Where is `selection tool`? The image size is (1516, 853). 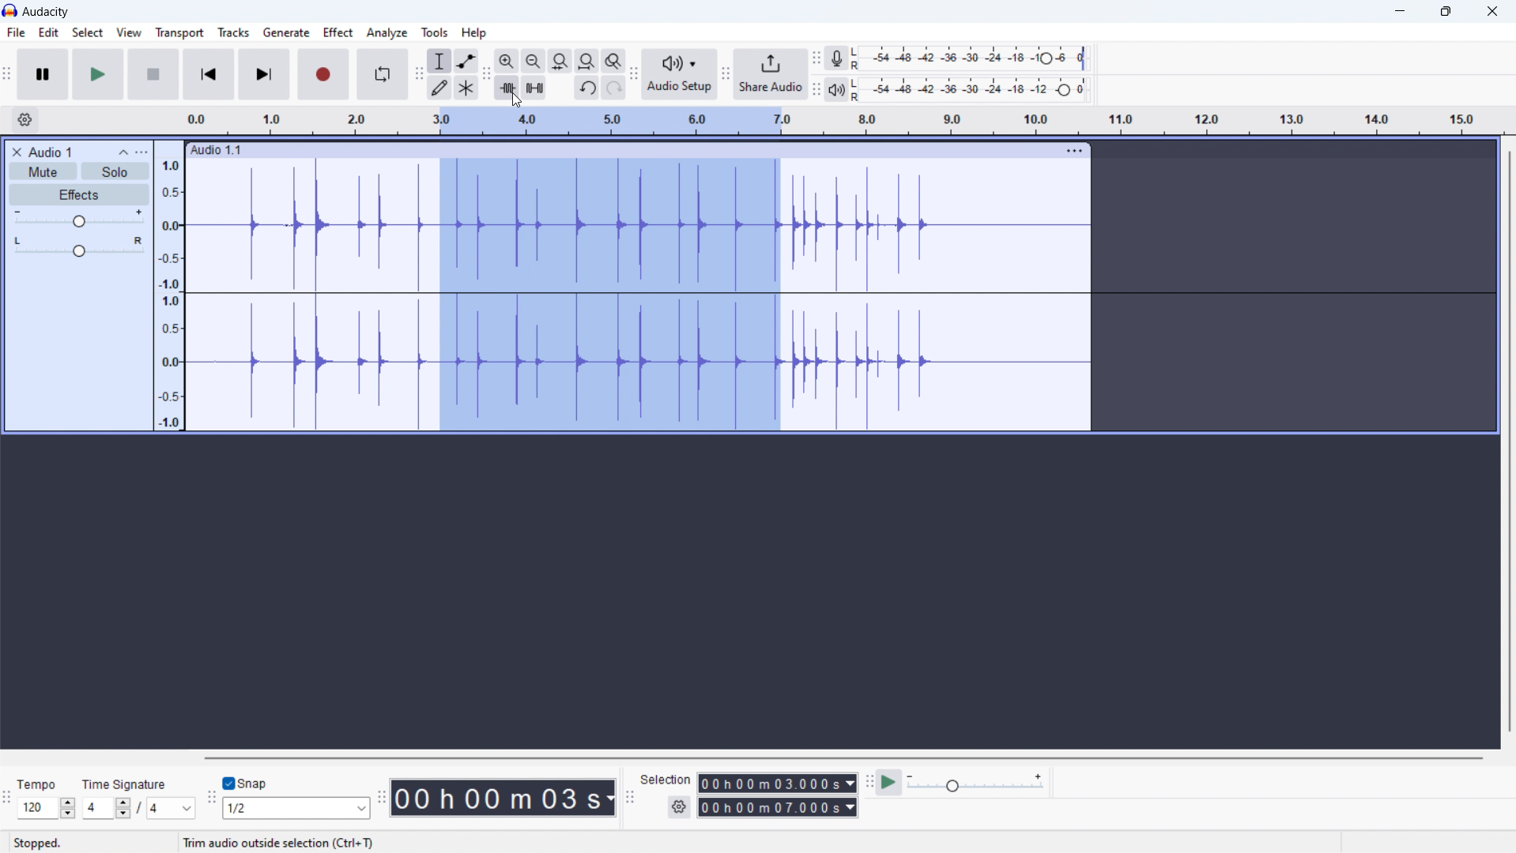
selection tool is located at coordinates (439, 61).